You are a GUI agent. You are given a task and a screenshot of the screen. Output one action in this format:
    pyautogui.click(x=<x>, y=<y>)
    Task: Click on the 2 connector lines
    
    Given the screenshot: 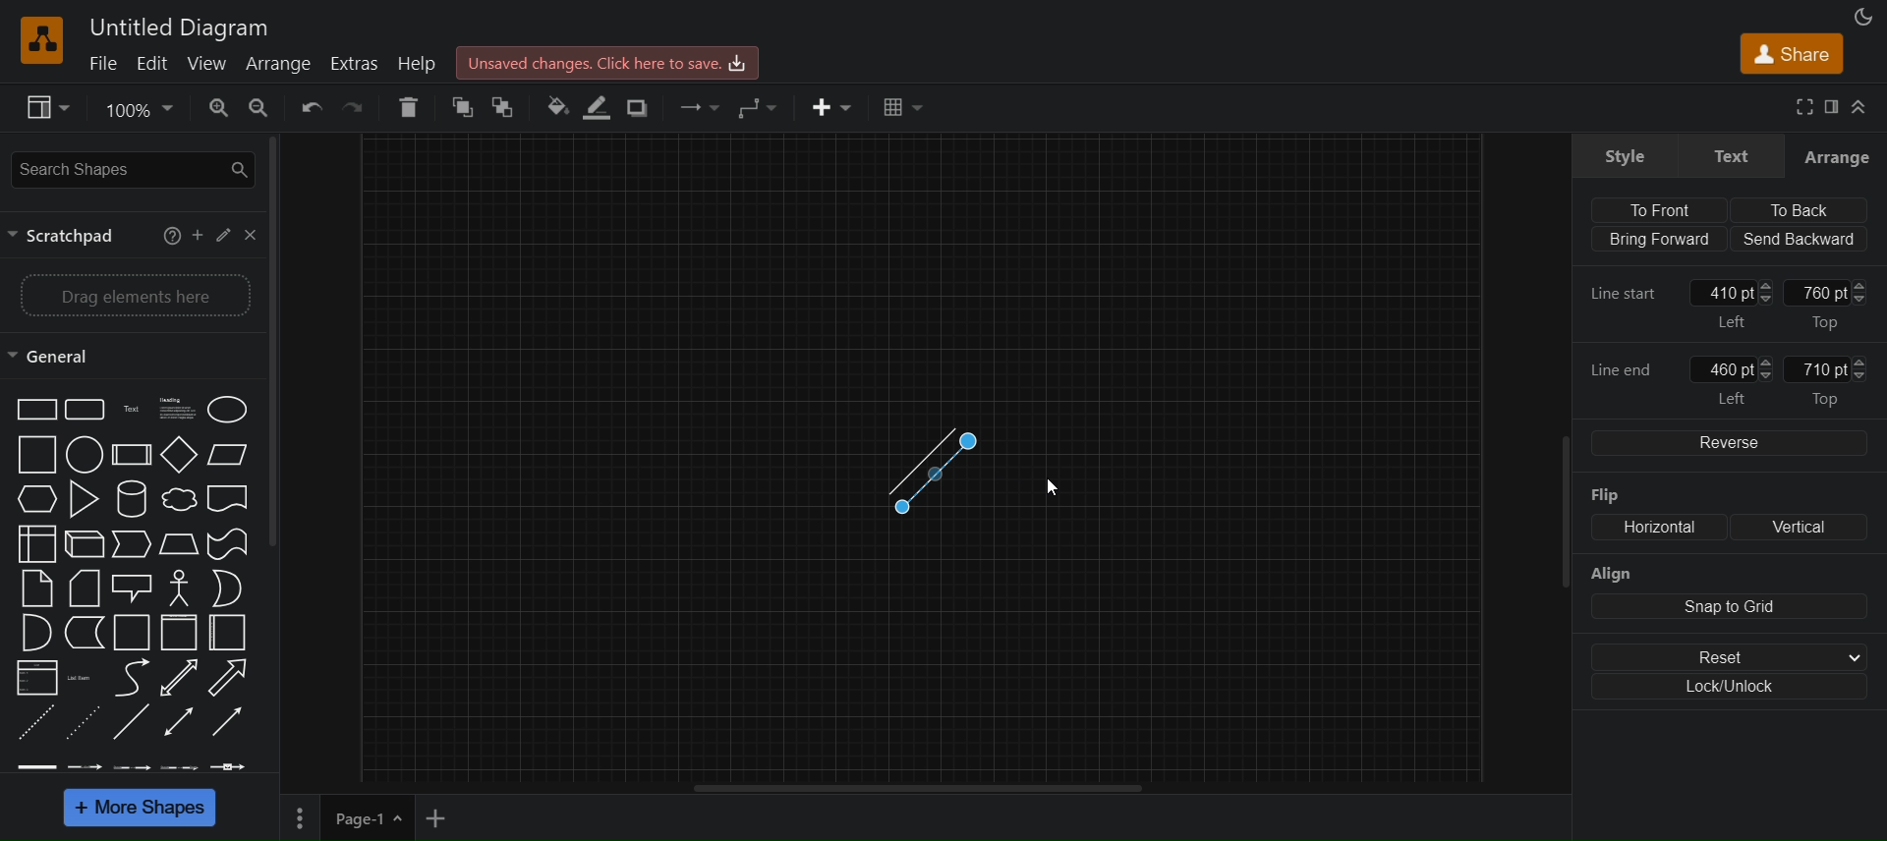 What is the action you would take?
    pyautogui.click(x=939, y=474)
    